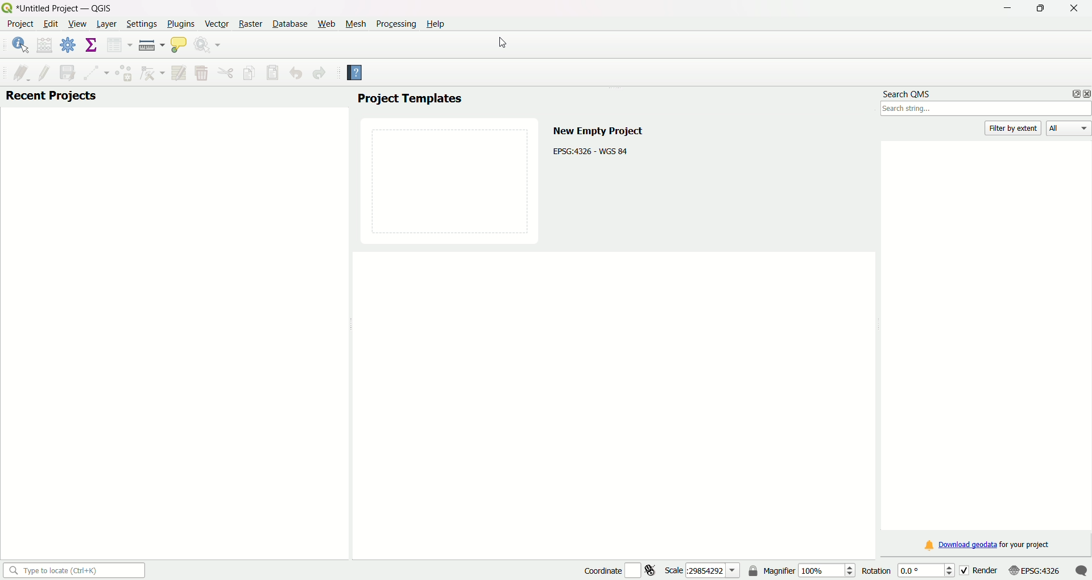 Image resolution: width=1092 pixels, height=580 pixels. What do you see at coordinates (92, 45) in the screenshot?
I see `show statistical summary` at bounding box center [92, 45].